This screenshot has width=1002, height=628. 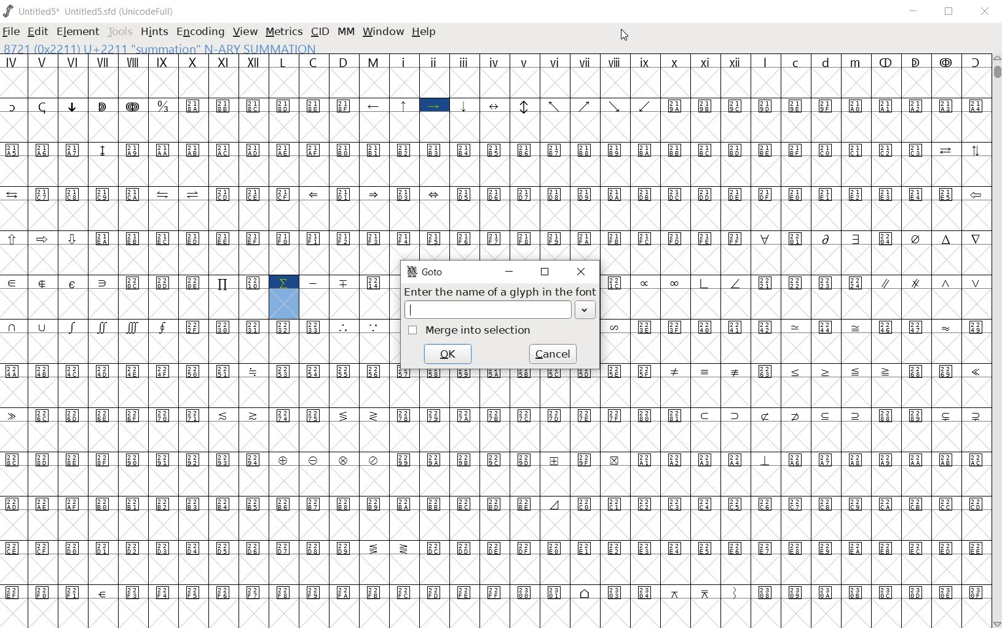 I want to click on small letters l c d m, so click(x=814, y=60).